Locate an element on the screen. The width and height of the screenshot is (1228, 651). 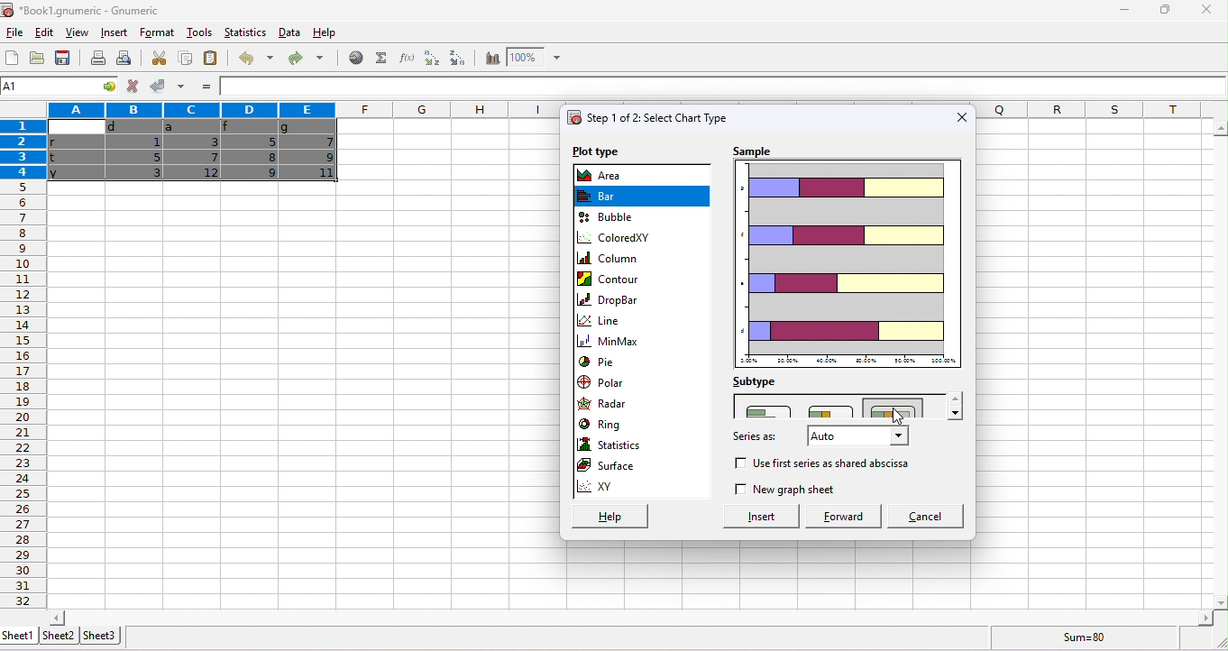
cells dragged is located at coordinates (194, 154).